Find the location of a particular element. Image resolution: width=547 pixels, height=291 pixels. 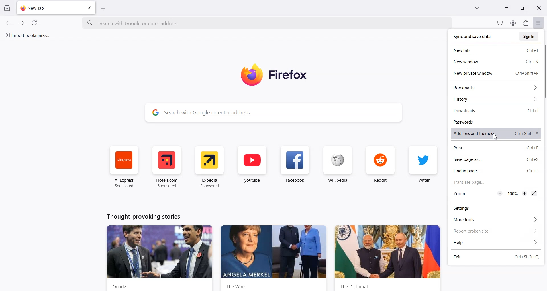

Find in Page is located at coordinates (494, 170).